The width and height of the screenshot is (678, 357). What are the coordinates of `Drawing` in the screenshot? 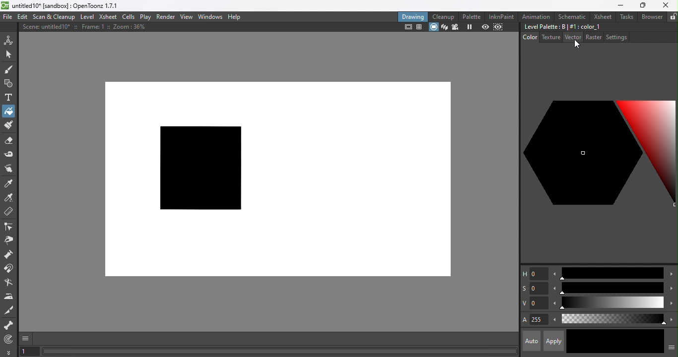 It's located at (413, 16).